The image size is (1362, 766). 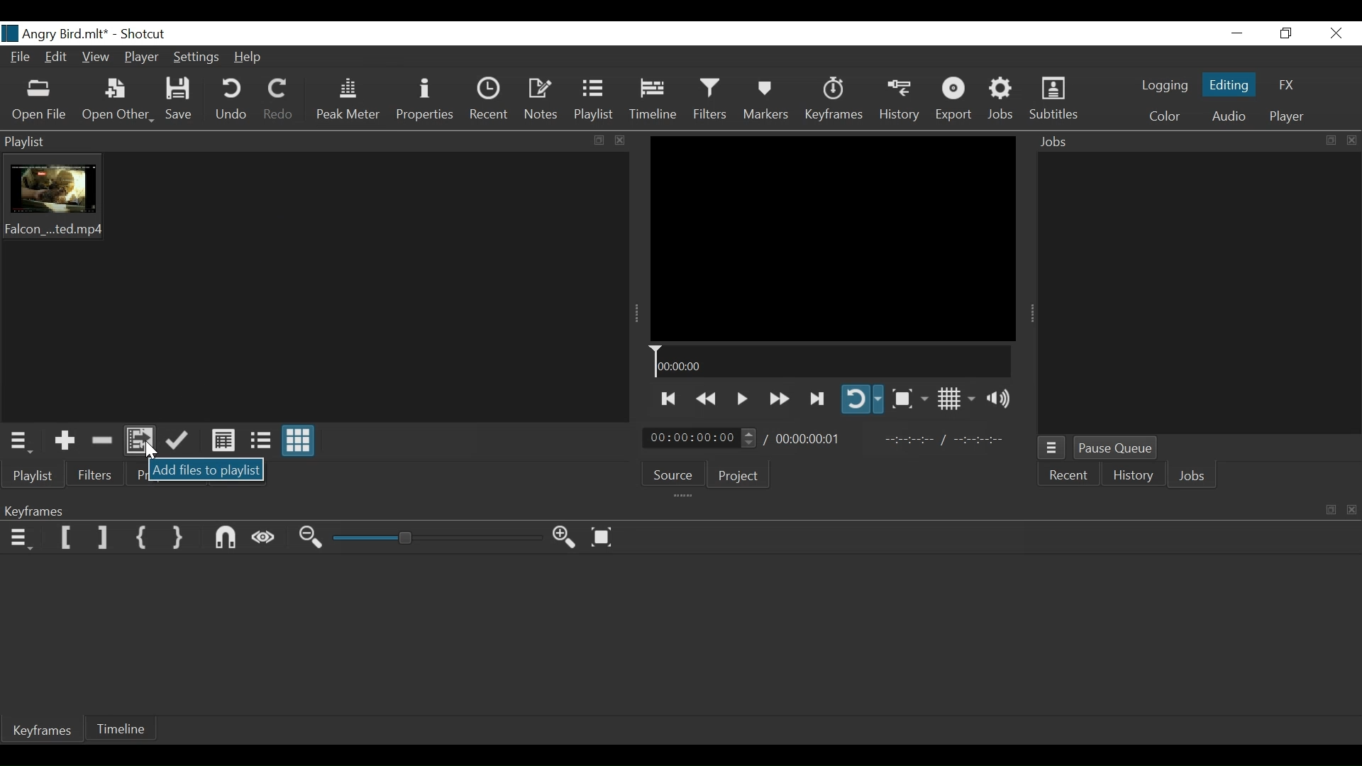 What do you see at coordinates (836, 99) in the screenshot?
I see `Keyframes` at bounding box center [836, 99].